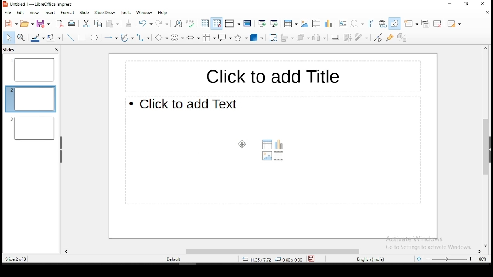 This screenshot has height=277, width=493. I want to click on icon and file name, so click(37, 5).